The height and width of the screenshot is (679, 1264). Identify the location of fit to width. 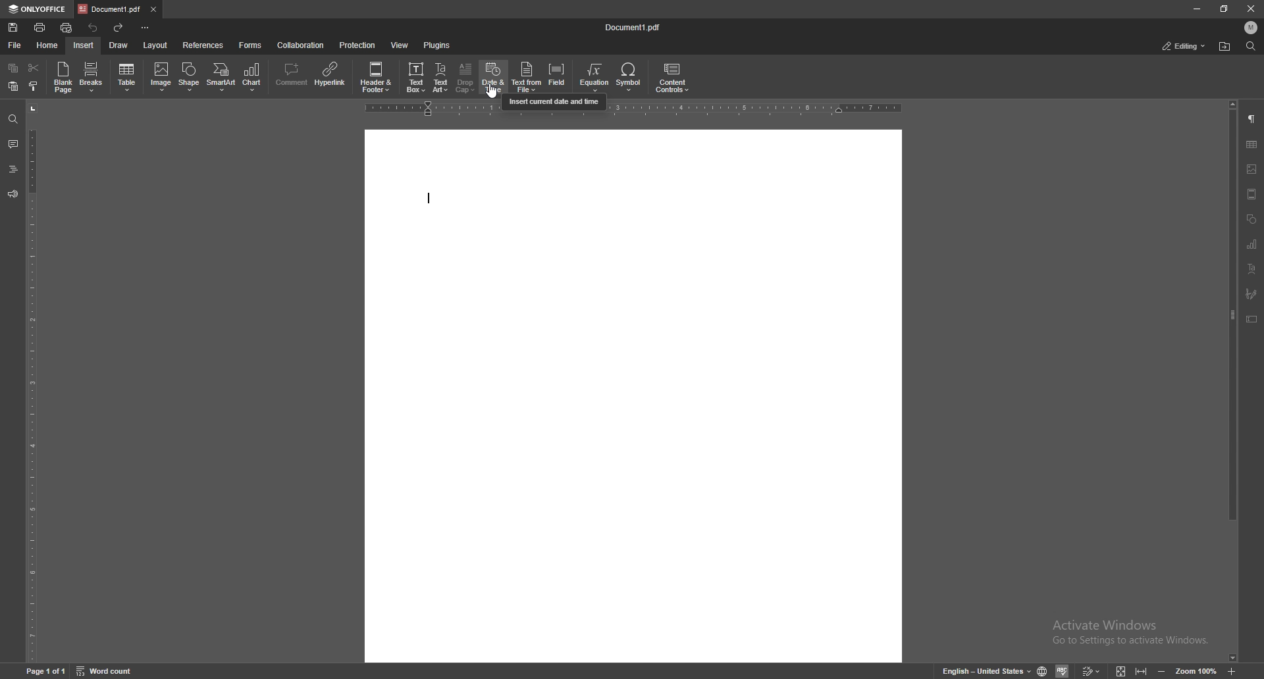
(1142, 670).